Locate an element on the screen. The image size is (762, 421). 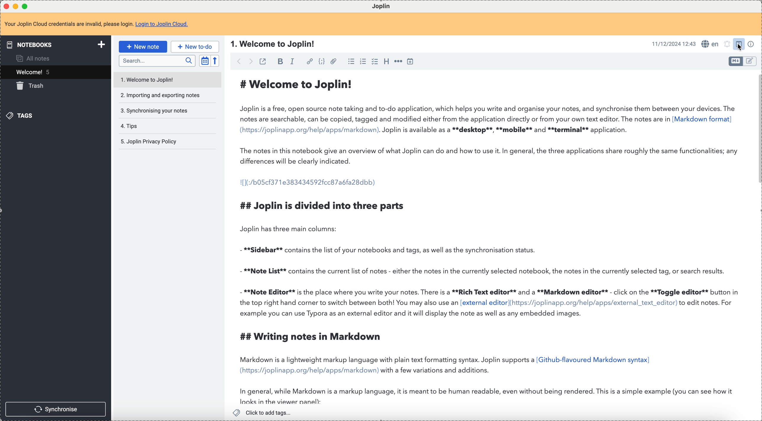
with a few variations and additions. is located at coordinates (436, 370).